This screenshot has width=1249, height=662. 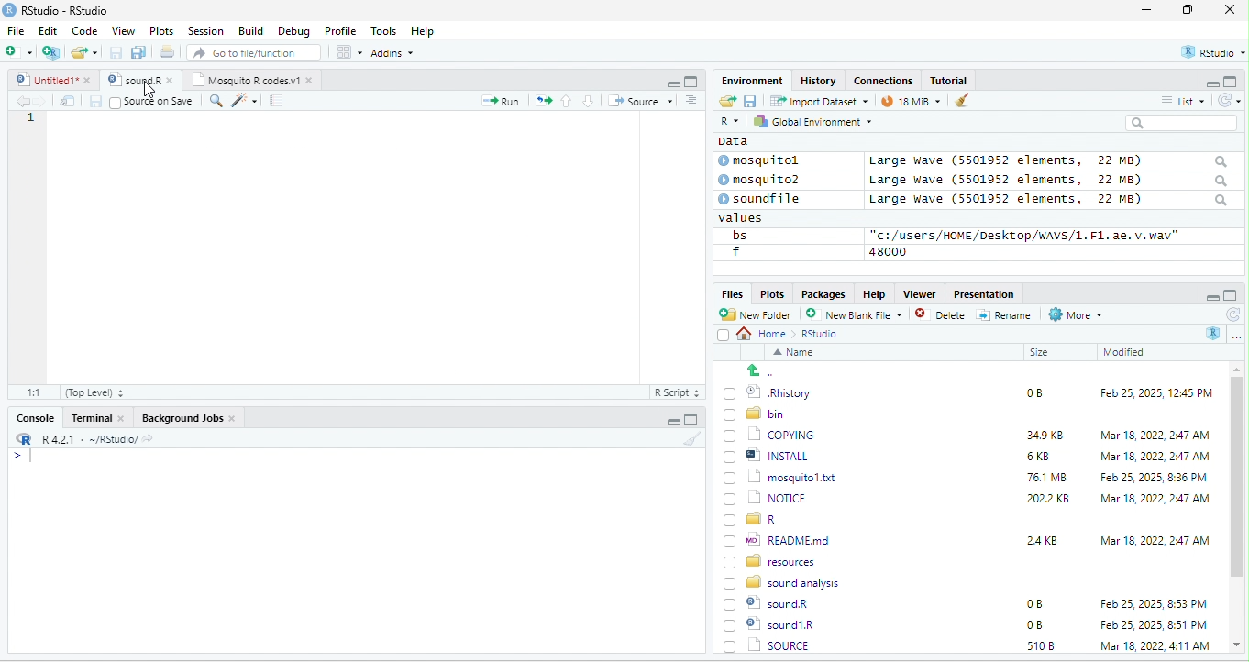 I want to click on 76.1 MB, so click(x=1046, y=476).